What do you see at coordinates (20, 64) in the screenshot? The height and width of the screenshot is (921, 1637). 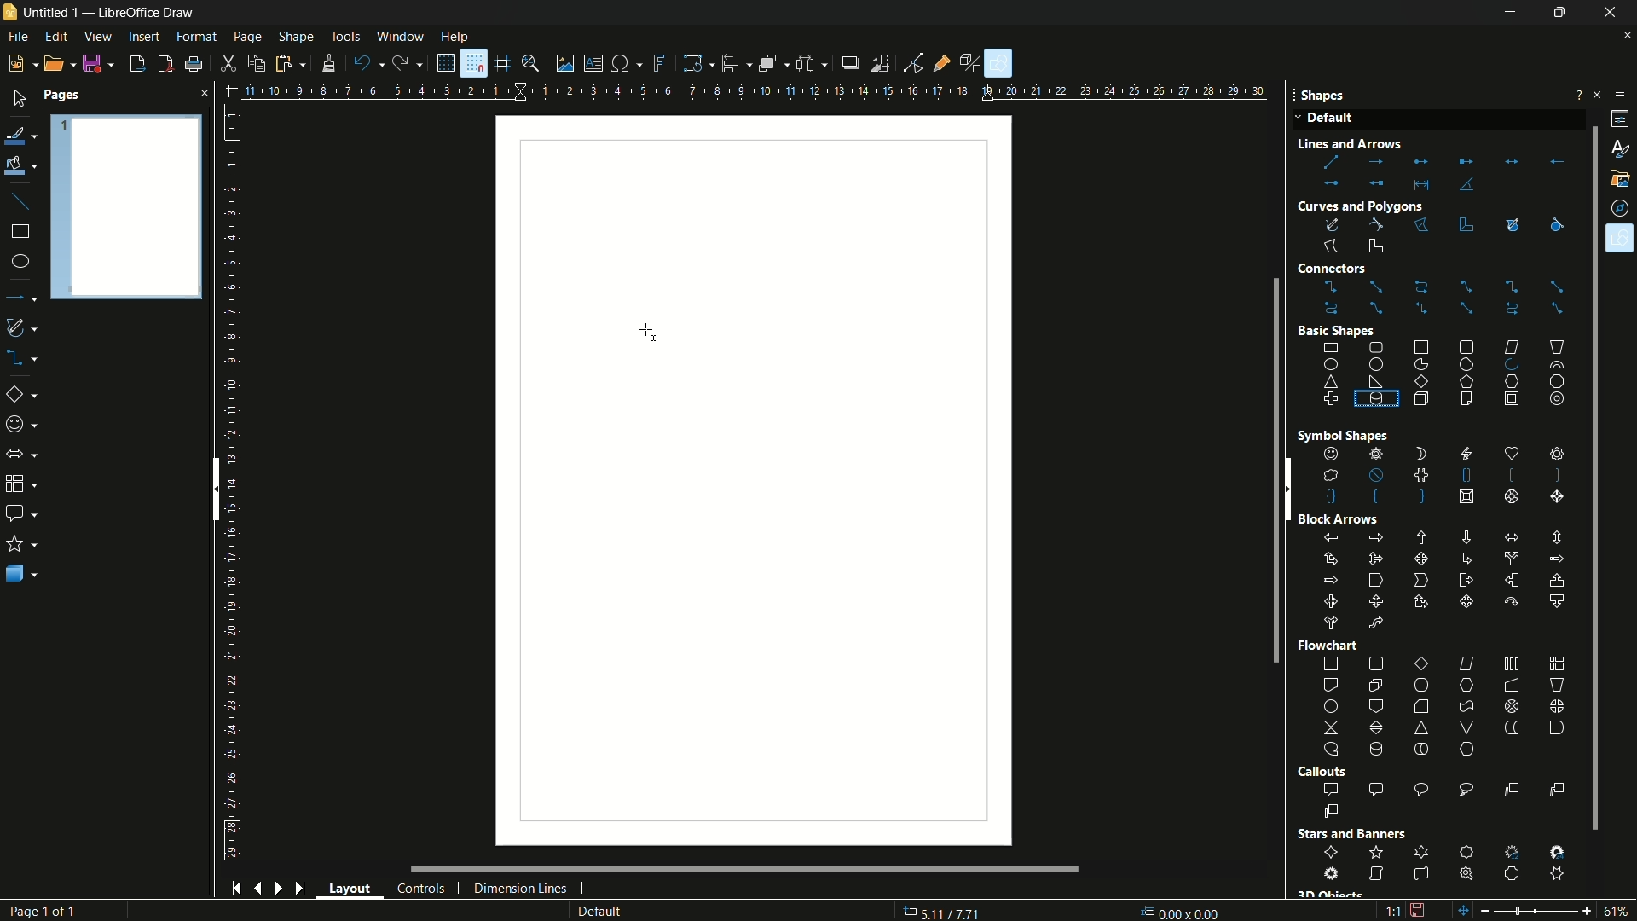 I see `new file` at bounding box center [20, 64].